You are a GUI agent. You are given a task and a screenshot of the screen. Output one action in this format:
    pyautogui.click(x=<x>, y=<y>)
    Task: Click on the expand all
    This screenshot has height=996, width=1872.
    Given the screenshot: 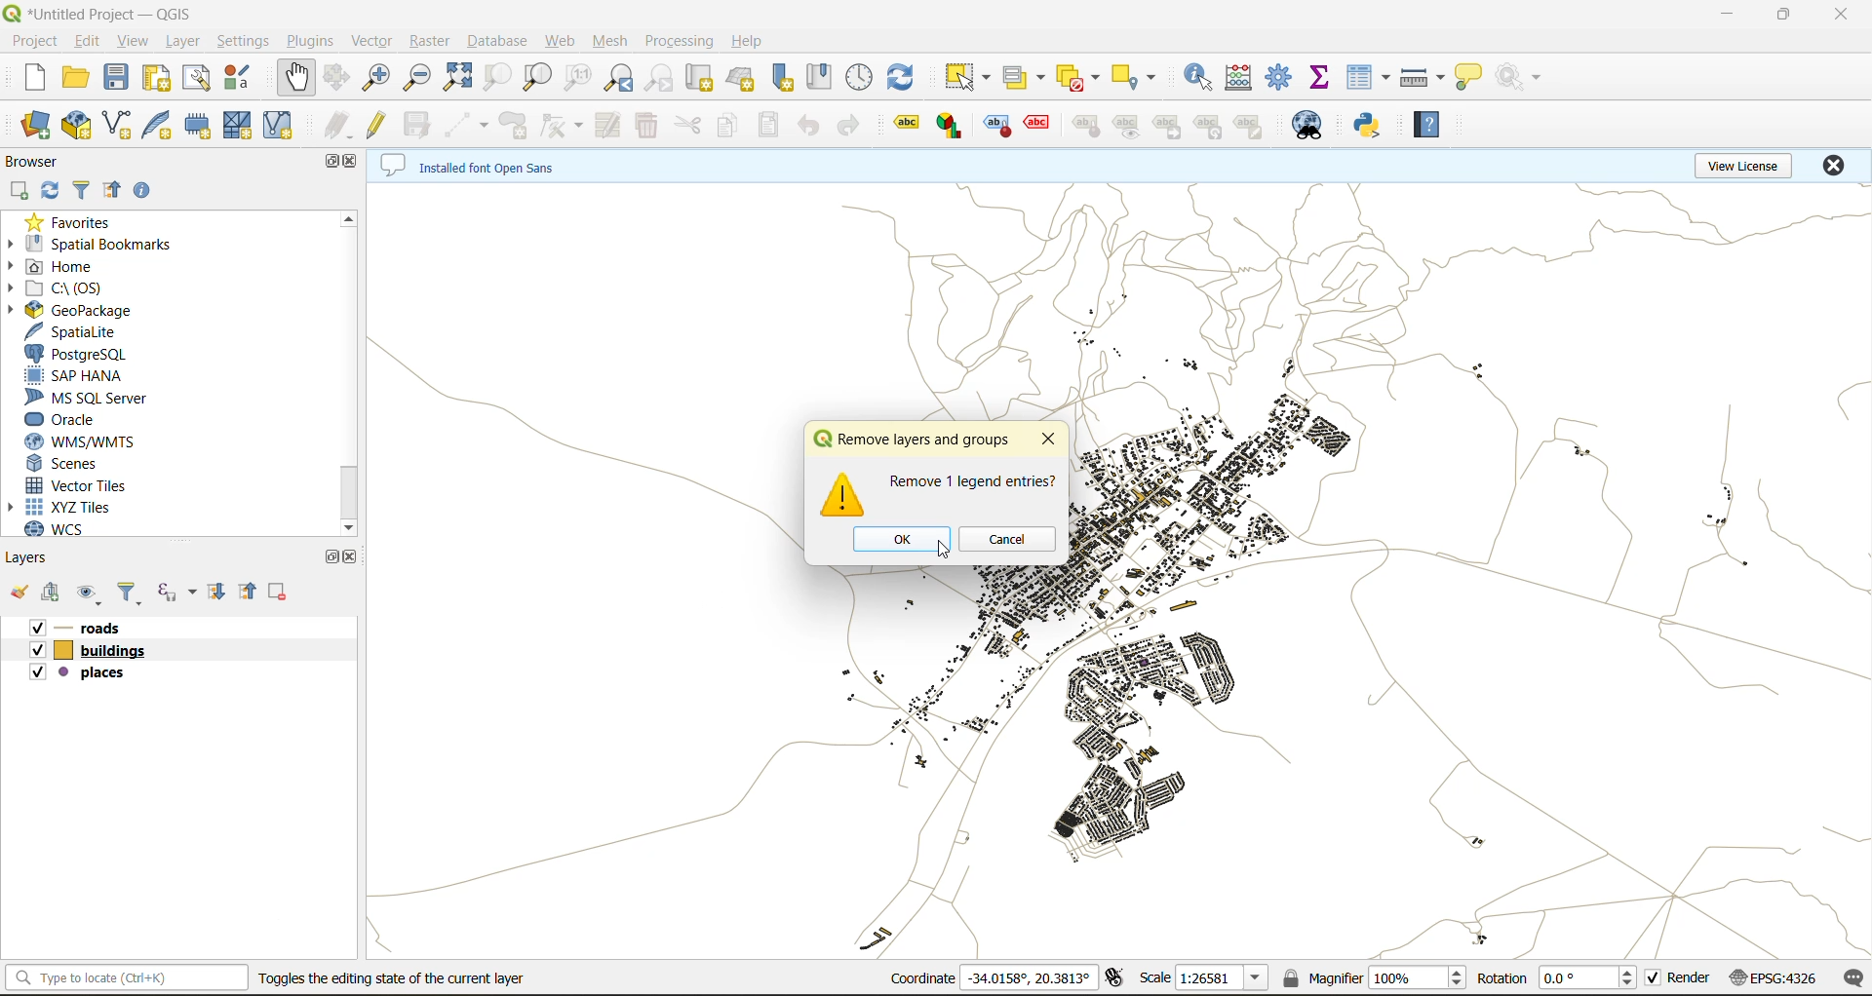 What is the action you would take?
    pyautogui.click(x=221, y=593)
    